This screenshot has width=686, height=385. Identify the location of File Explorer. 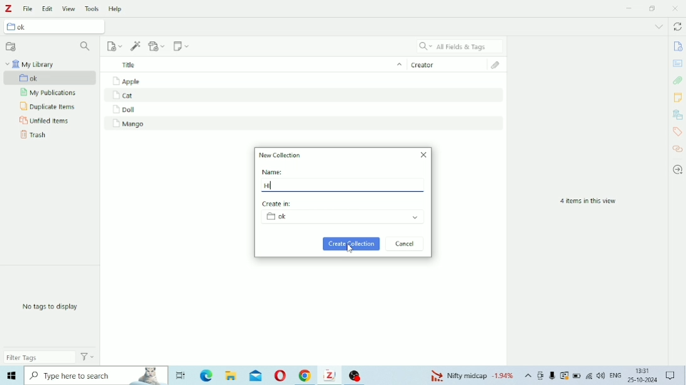
(232, 376).